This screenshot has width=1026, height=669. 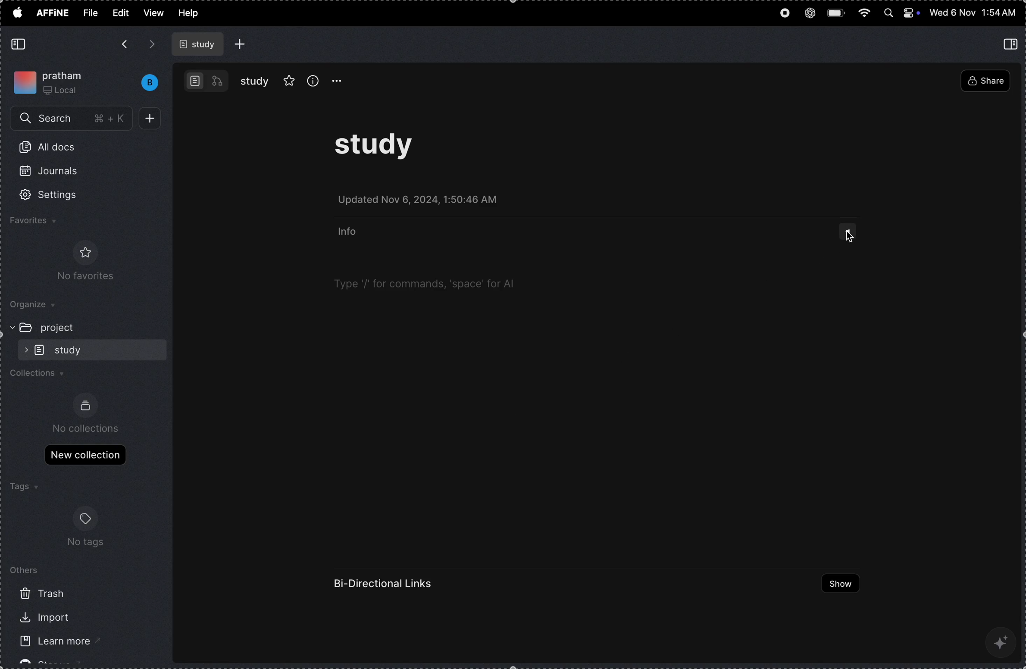 What do you see at coordinates (152, 44) in the screenshot?
I see `forward` at bounding box center [152, 44].